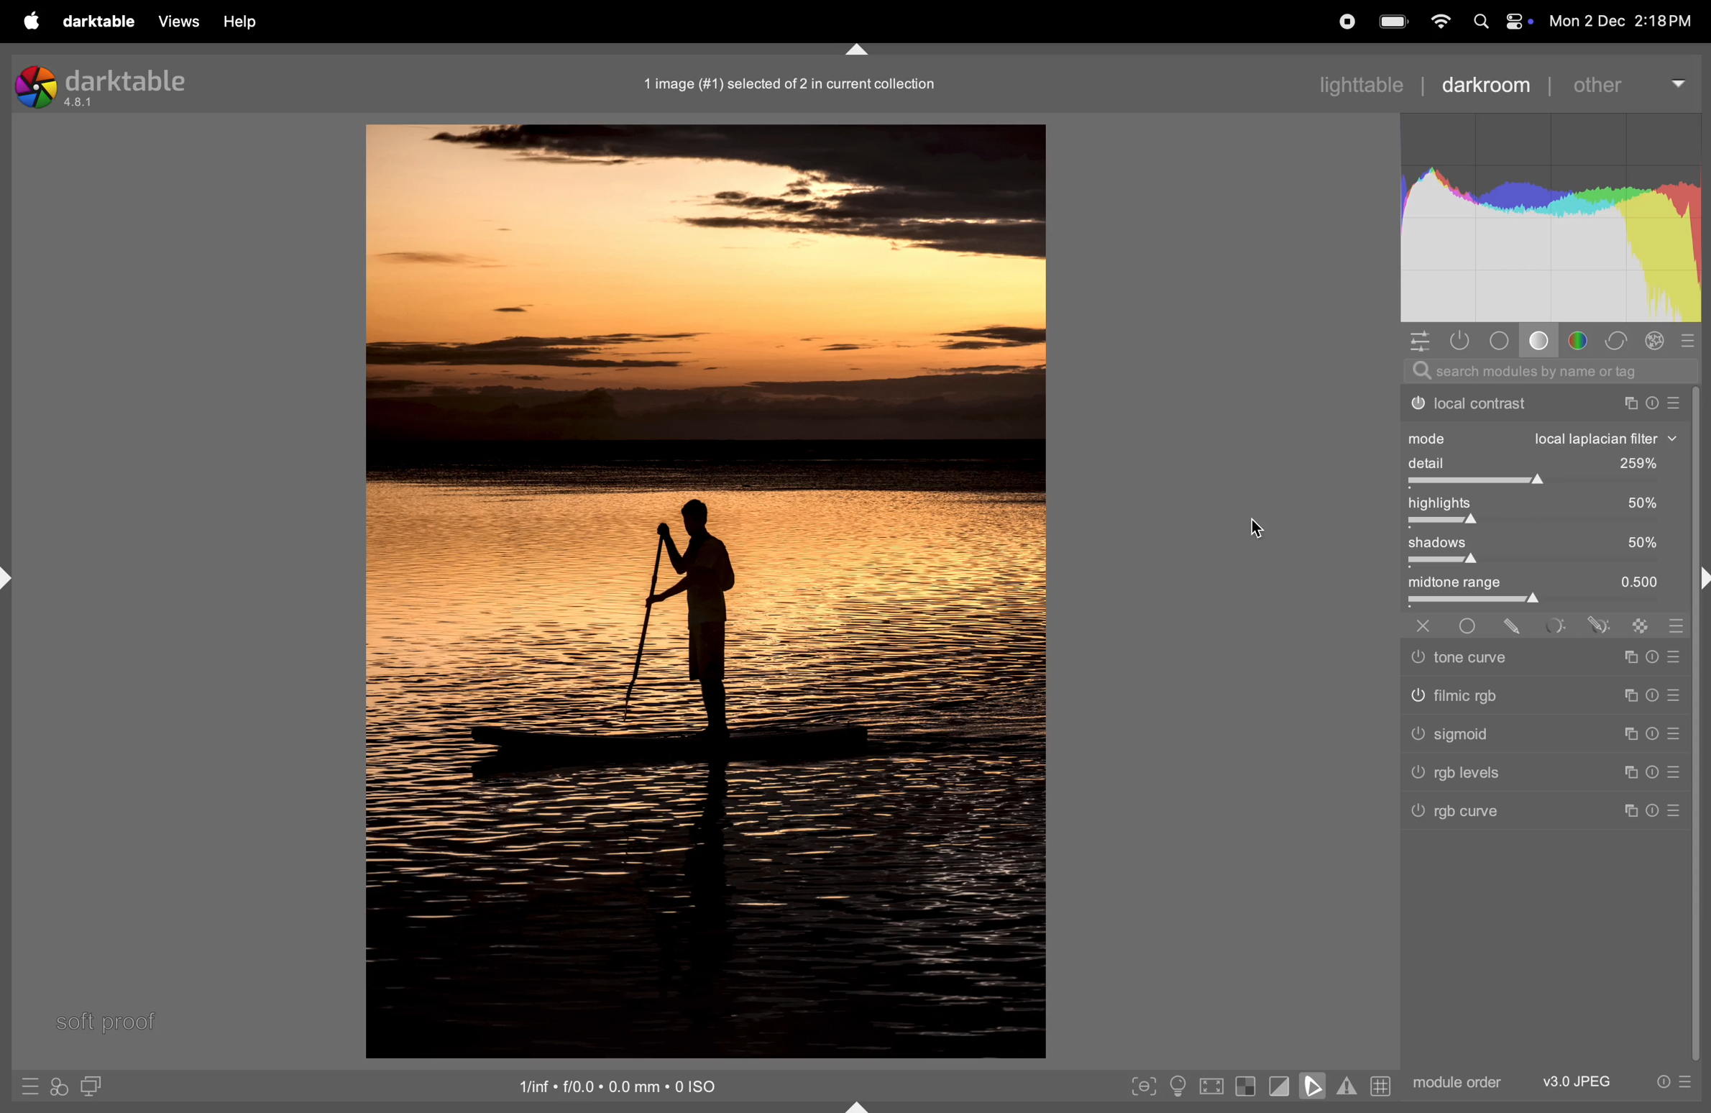 The height and width of the screenshot is (1113, 1711). What do you see at coordinates (1632, 84) in the screenshot?
I see `other` at bounding box center [1632, 84].